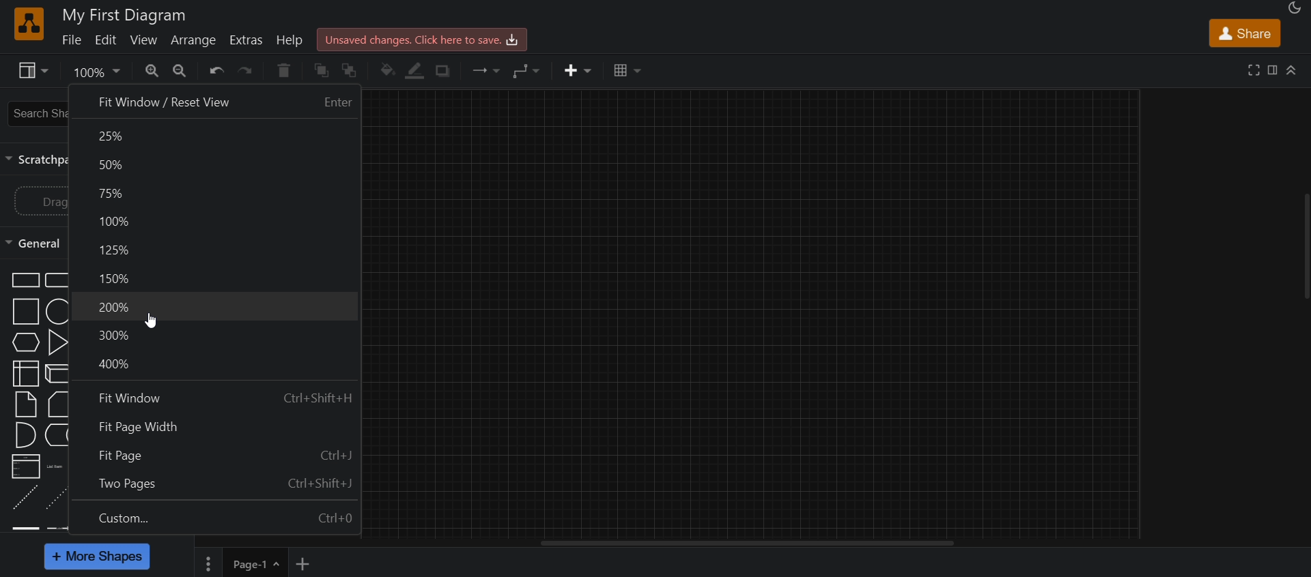  I want to click on fit window, so click(219, 400).